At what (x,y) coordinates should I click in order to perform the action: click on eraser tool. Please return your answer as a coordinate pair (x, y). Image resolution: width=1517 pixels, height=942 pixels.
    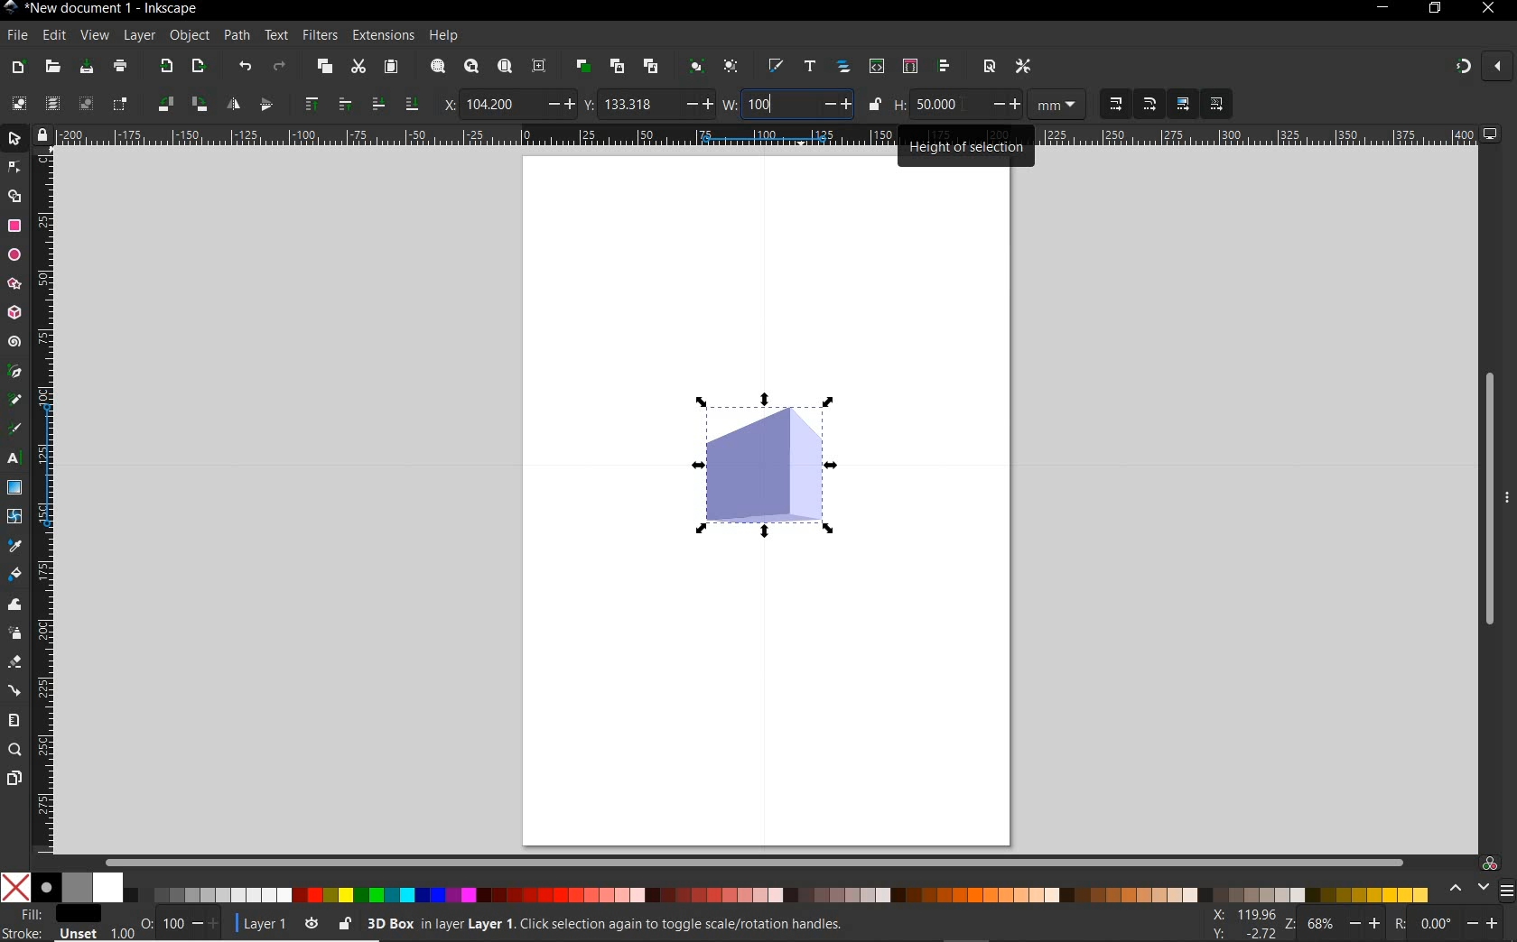
    Looking at the image, I should click on (15, 662).